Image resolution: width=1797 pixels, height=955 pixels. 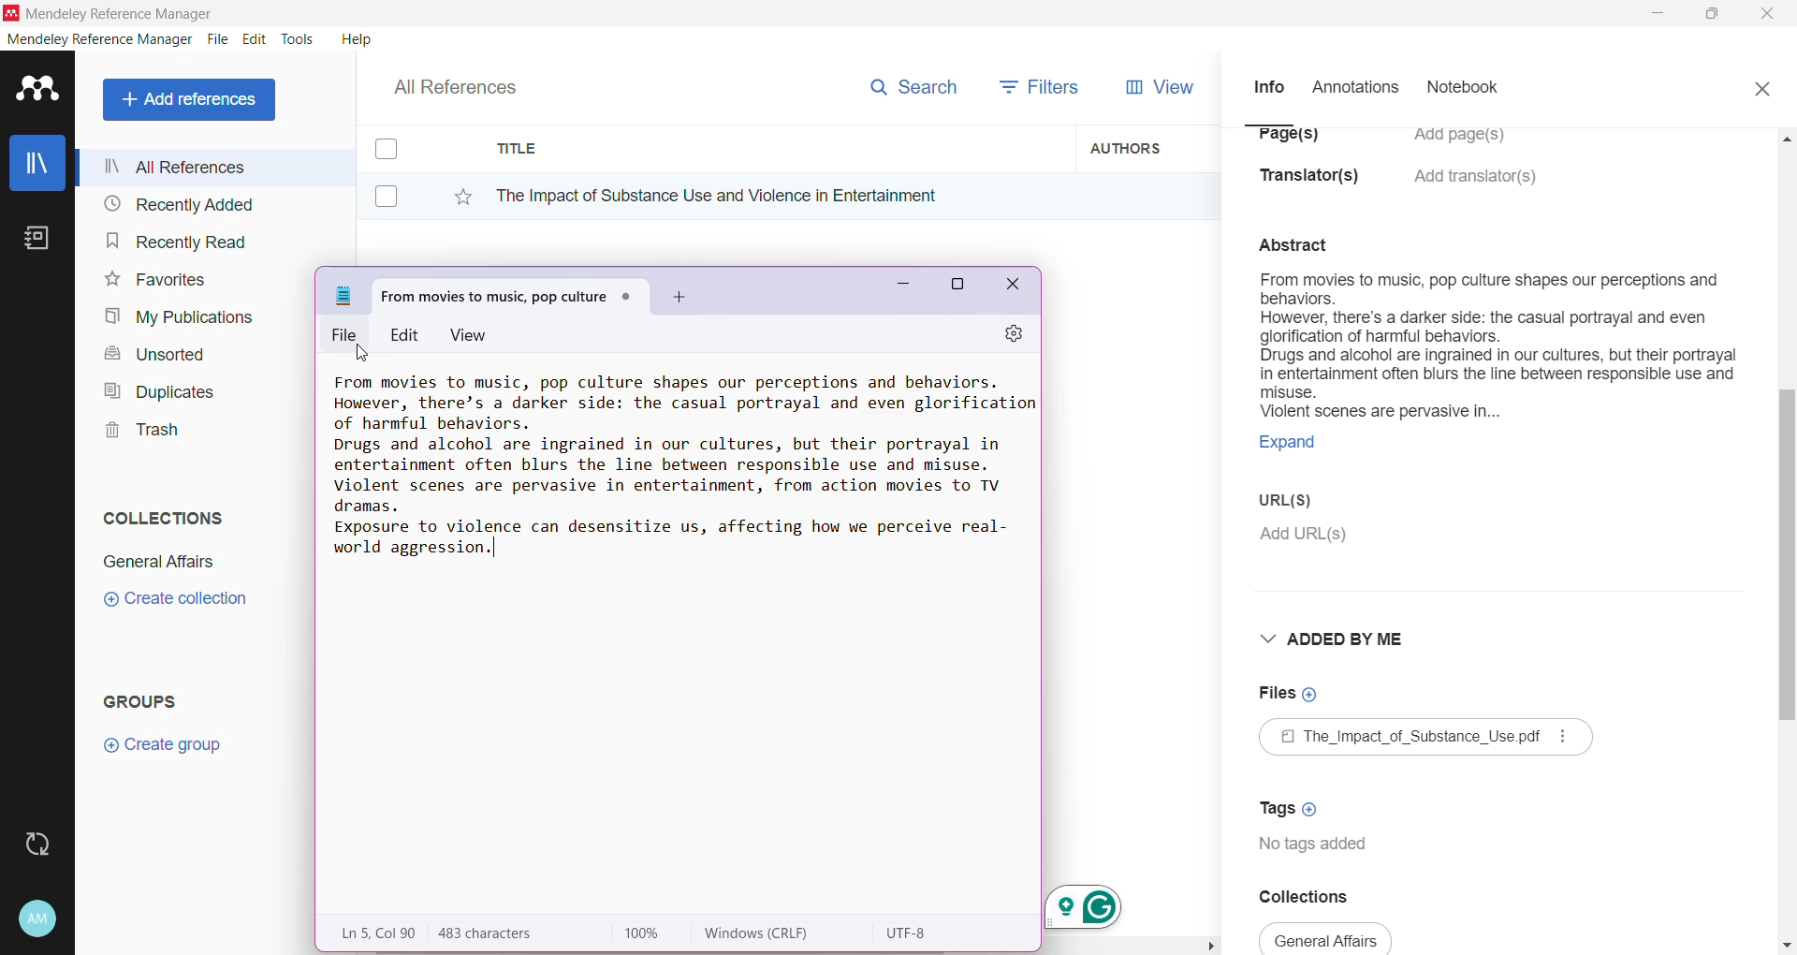 What do you see at coordinates (363, 355) in the screenshot?
I see `Cursor` at bounding box center [363, 355].